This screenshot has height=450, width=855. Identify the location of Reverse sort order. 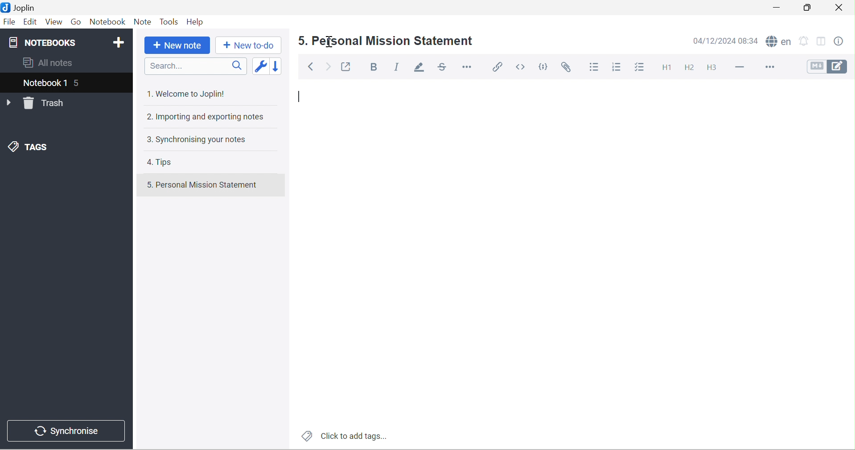
(276, 67).